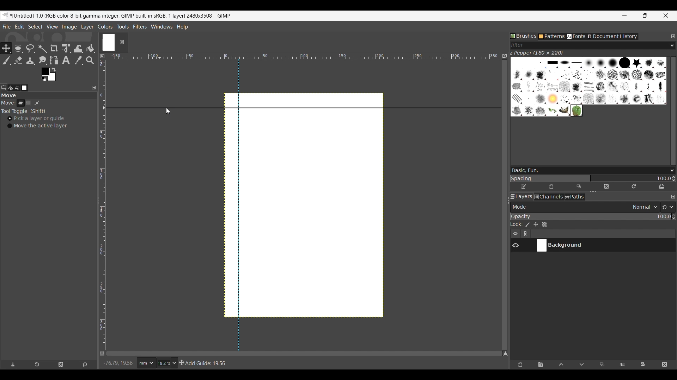 Image resolution: width=677 pixels, height=380 pixels. I want to click on Lock pixels, so click(527, 224).